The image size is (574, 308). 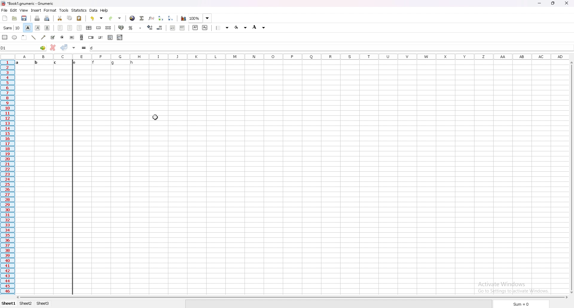 What do you see at coordinates (25, 303) in the screenshot?
I see `sheet 2` at bounding box center [25, 303].